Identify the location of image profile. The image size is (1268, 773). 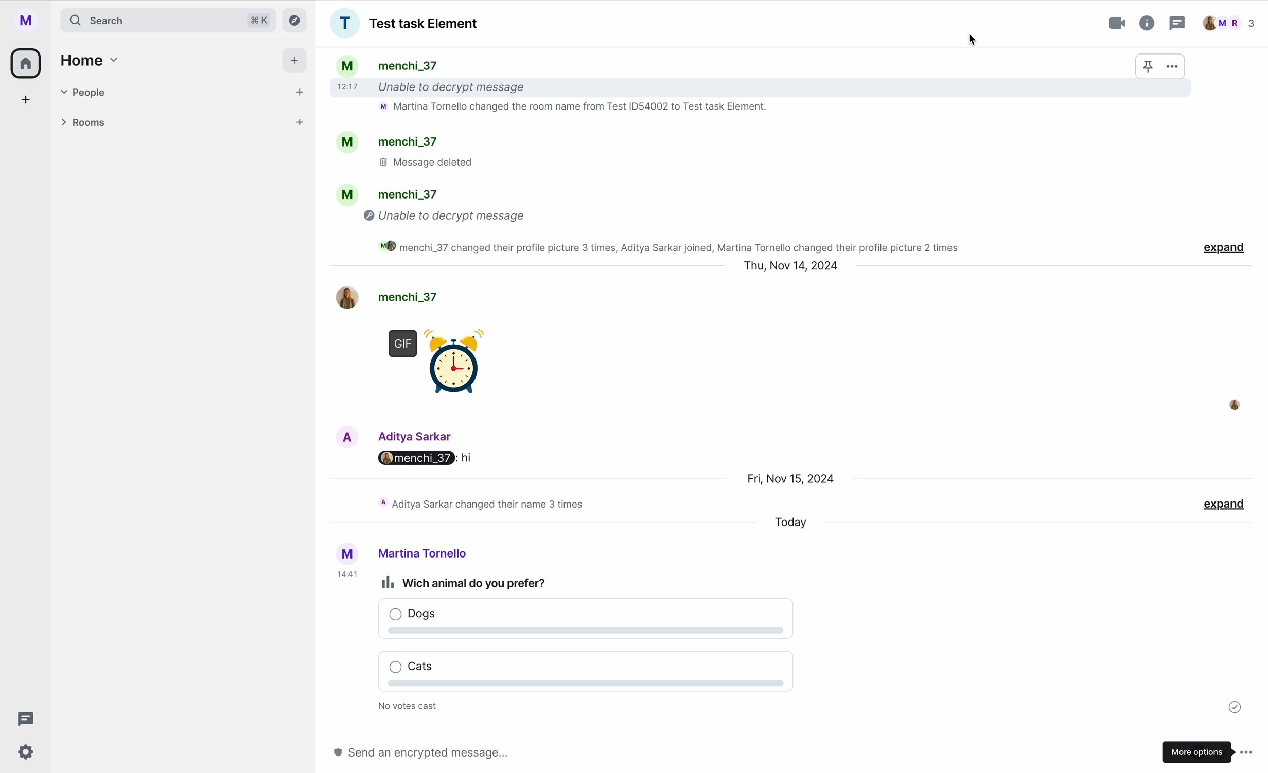
(1234, 404).